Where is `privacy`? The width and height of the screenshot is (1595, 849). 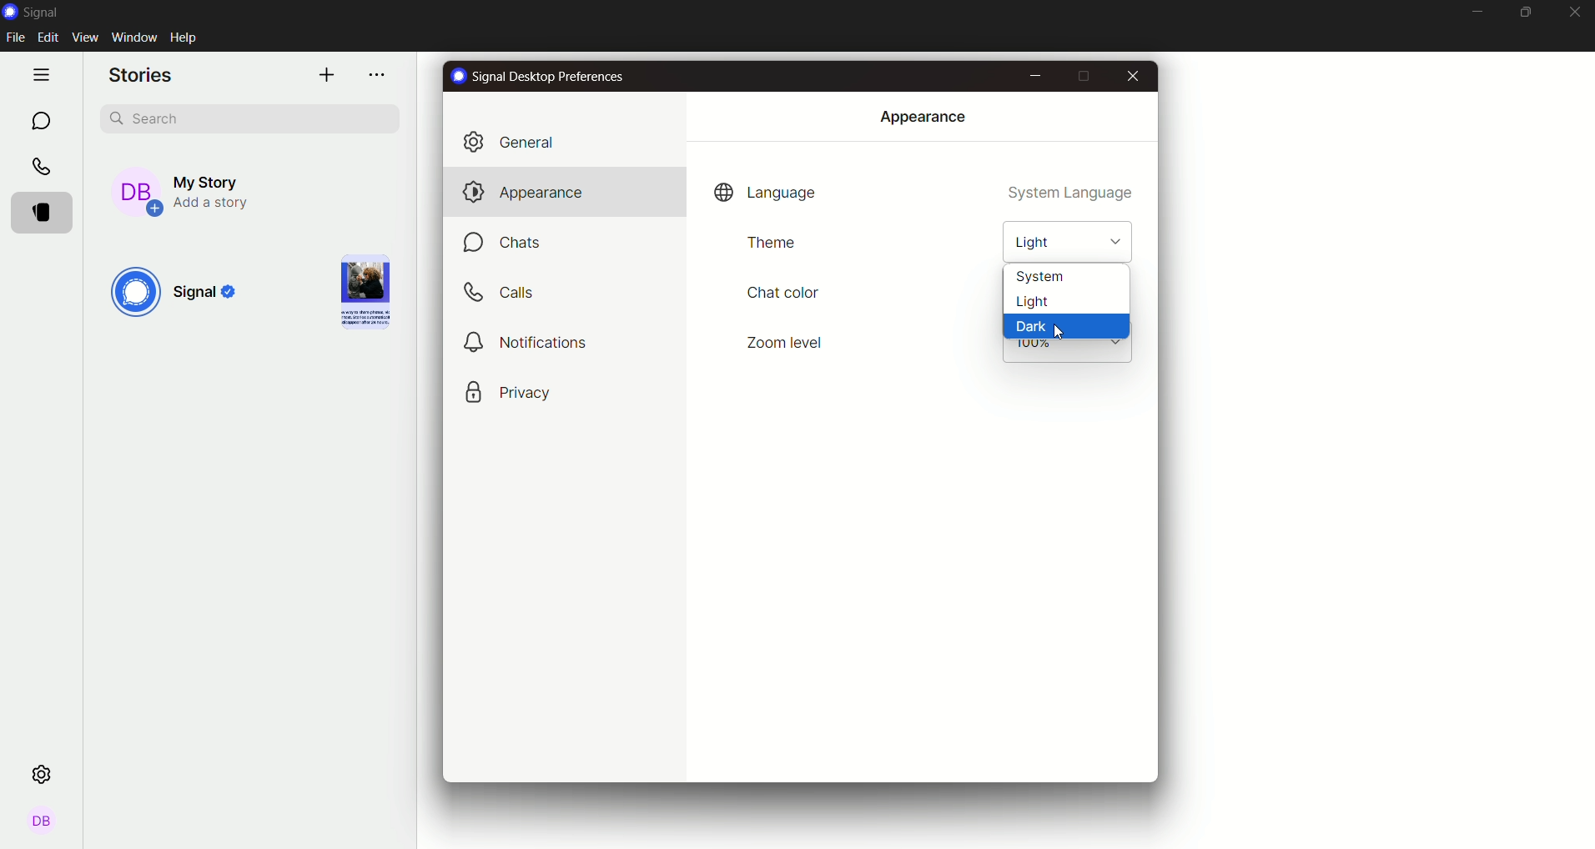 privacy is located at coordinates (509, 392).